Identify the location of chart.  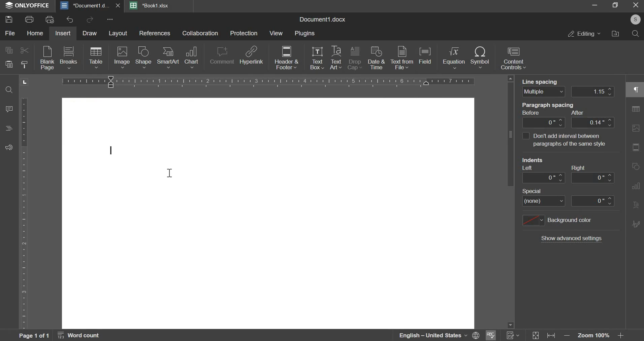
(191, 57).